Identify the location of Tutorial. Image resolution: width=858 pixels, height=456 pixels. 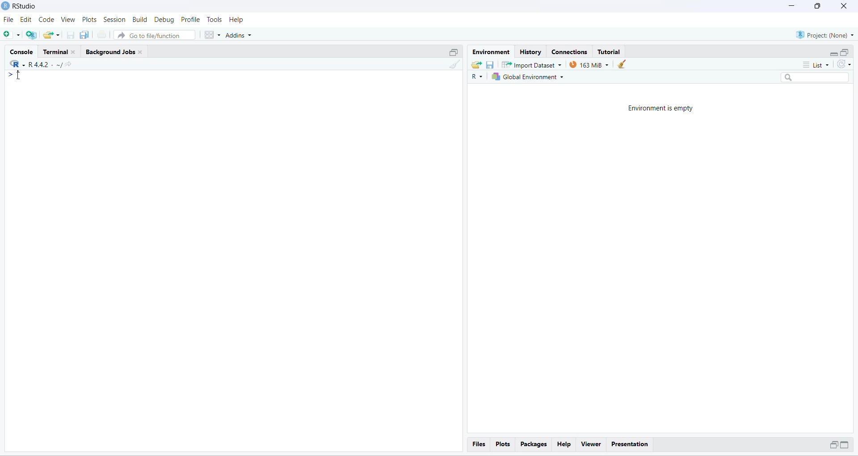
(609, 52).